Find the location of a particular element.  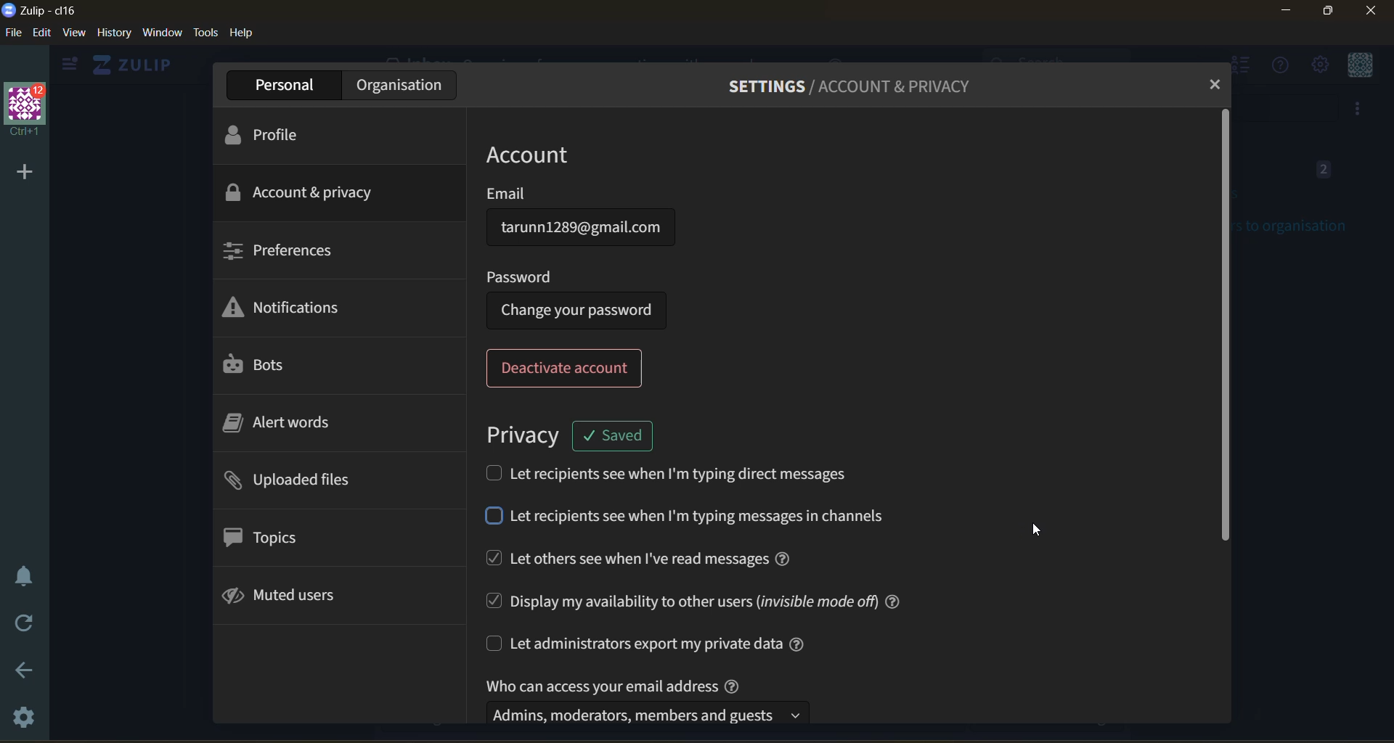

topics is located at coordinates (265, 537).